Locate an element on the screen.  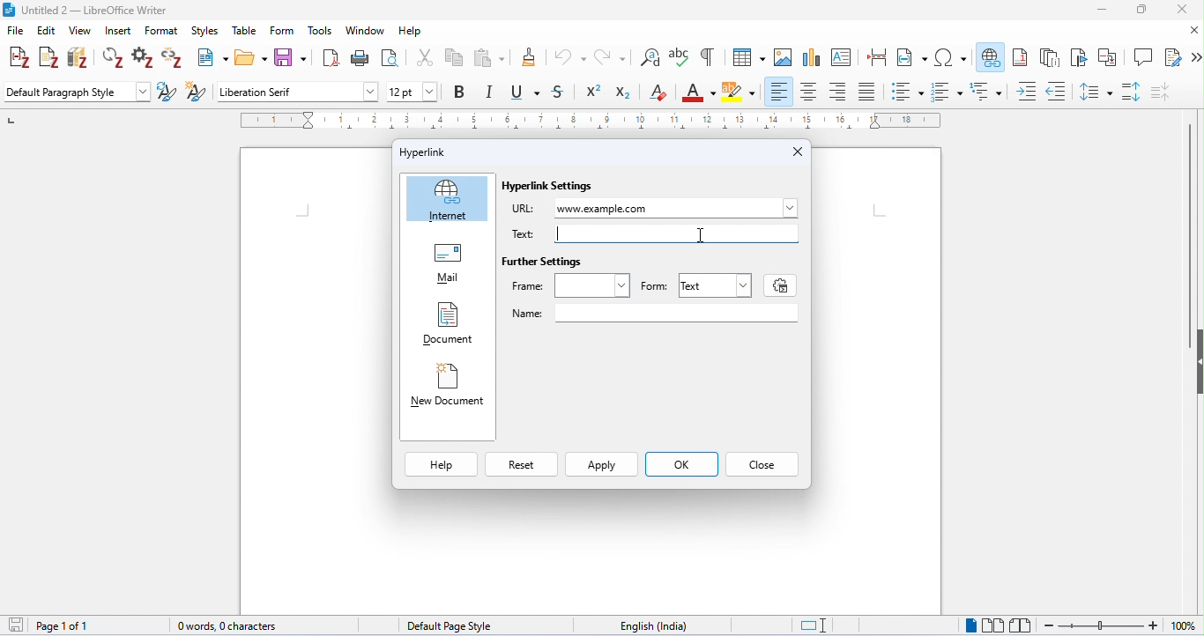
insert cross reference is located at coordinates (1109, 57).